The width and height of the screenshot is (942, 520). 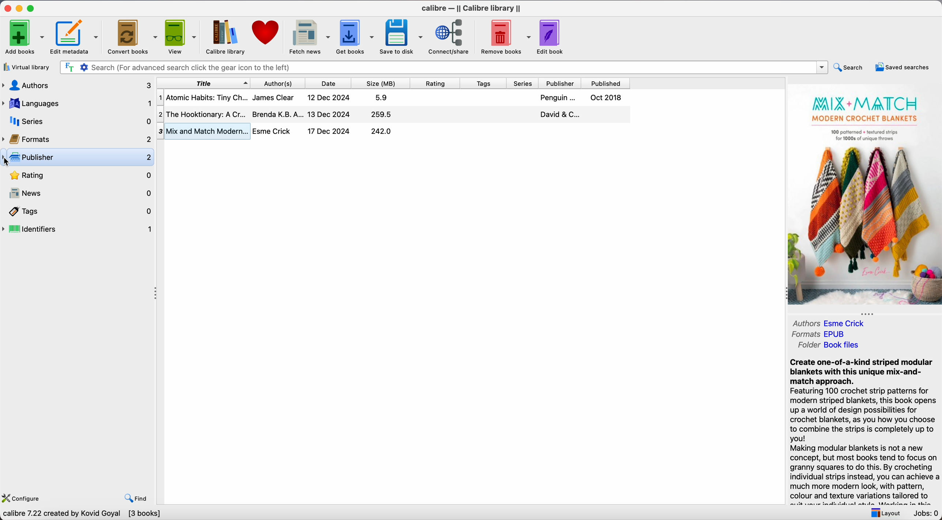 I want to click on close, so click(x=7, y=8).